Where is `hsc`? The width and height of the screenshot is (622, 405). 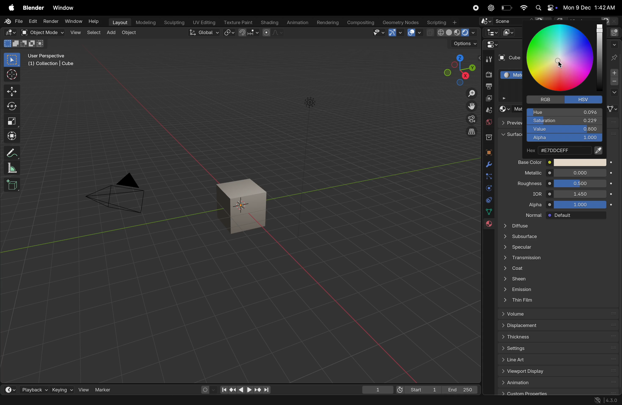
hsc is located at coordinates (586, 99).